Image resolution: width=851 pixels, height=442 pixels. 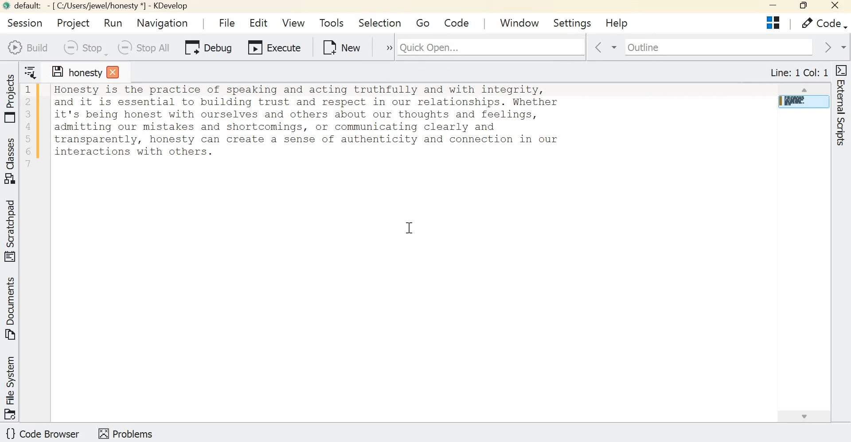 I want to click on Line: 1 Col: 1, so click(x=798, y=70).